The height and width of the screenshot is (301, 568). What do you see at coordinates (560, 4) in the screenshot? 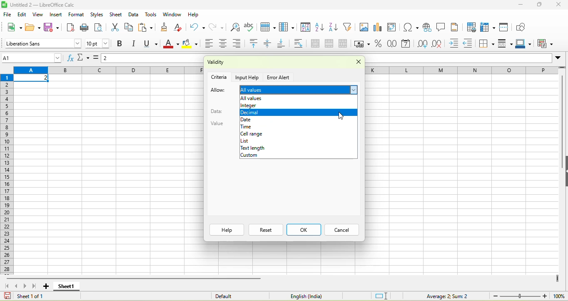
I see `close` at bounding box center [560, 4].